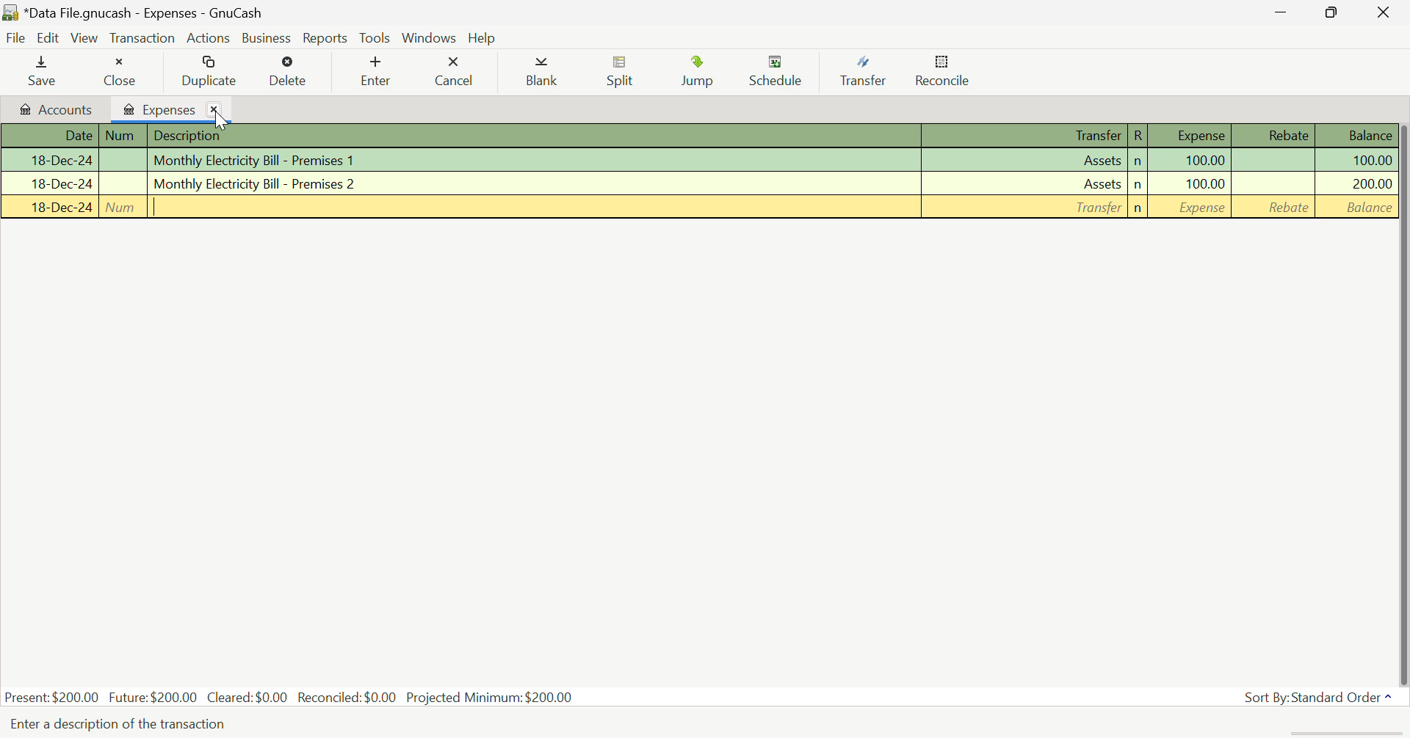 The height and width of the screenshot is (738, 1410). I want to click on Schedule, so click(778, 73).